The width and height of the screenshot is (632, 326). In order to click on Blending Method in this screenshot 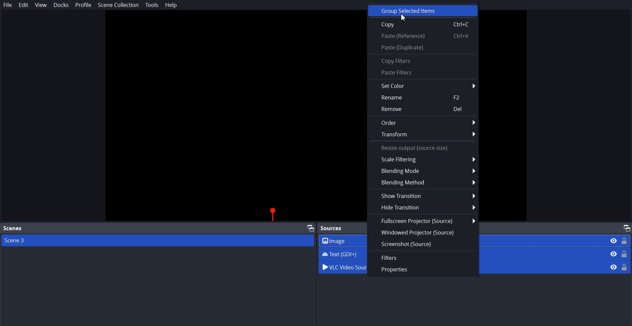, I will do `click(423, 182)`.